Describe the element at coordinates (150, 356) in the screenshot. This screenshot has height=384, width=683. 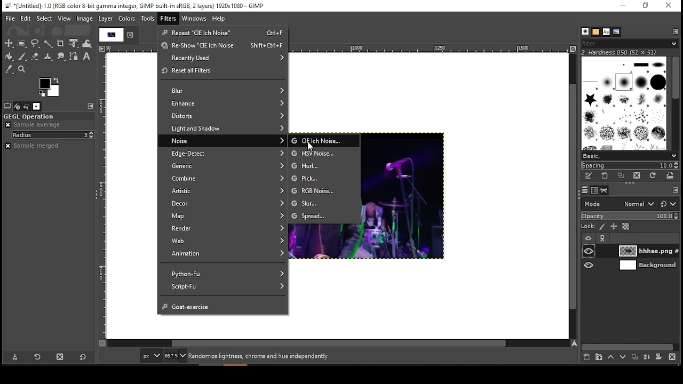
I see `units` at that location.